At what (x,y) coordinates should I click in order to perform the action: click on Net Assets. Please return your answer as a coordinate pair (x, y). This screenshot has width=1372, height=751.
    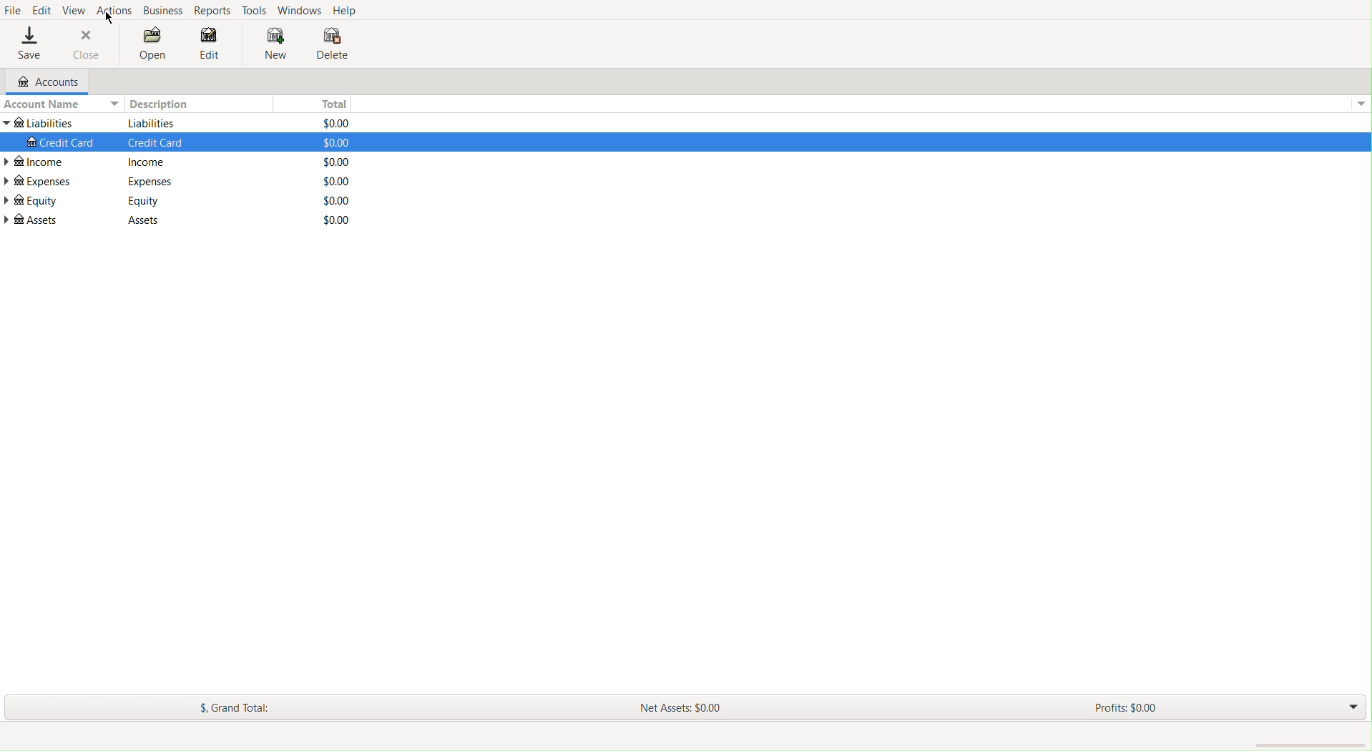
    Looking at the image, I should click on (678, 707).